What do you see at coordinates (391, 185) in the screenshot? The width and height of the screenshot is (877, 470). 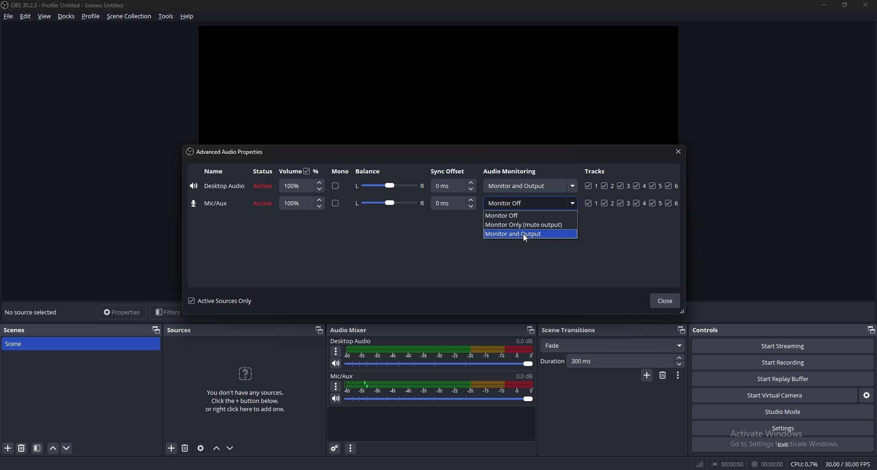 I see `balance adjust` at bounding box center [391, 185].